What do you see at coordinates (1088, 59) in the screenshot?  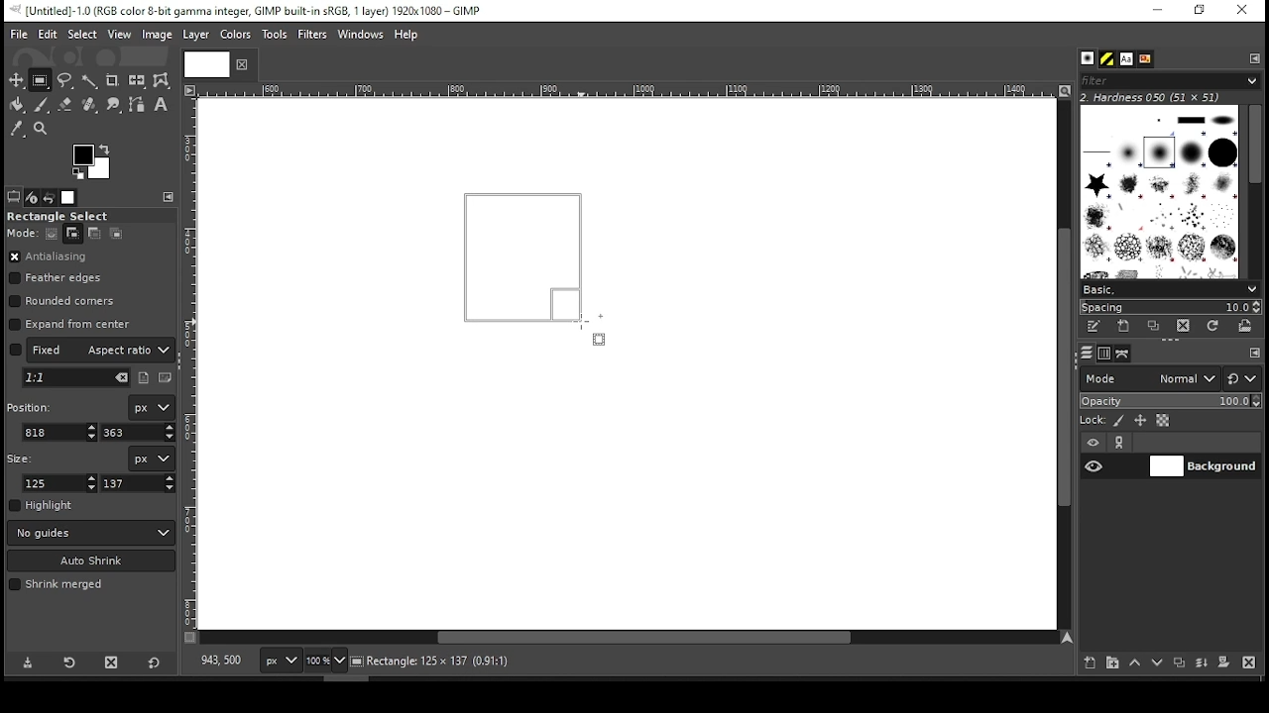 I see `brushes` at bounding box center [1088, 59].